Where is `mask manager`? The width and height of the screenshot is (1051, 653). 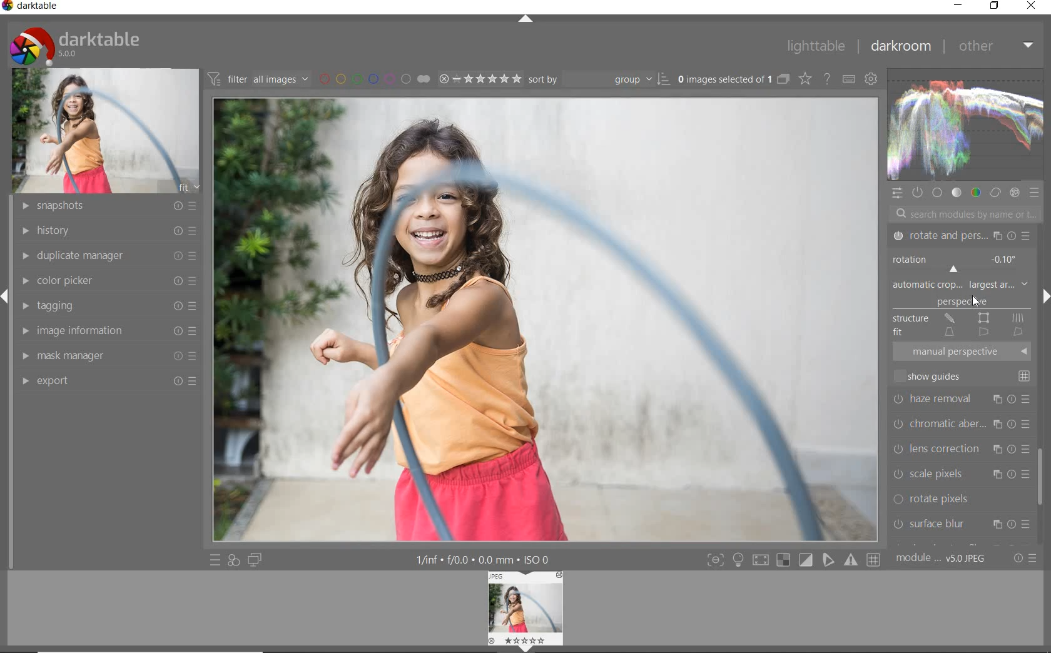
mask manager is located at coordinates (107, 357).